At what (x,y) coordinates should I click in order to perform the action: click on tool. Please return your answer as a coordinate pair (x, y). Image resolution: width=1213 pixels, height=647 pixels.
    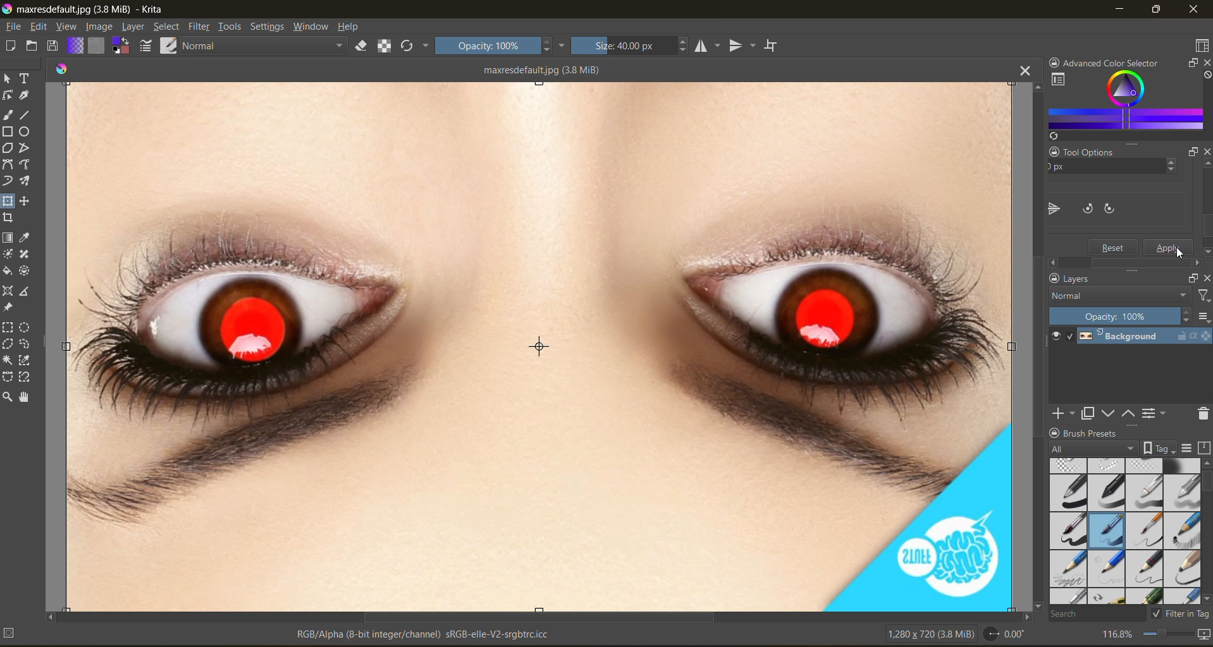
    Looking at the image, I should click on (9, 396).